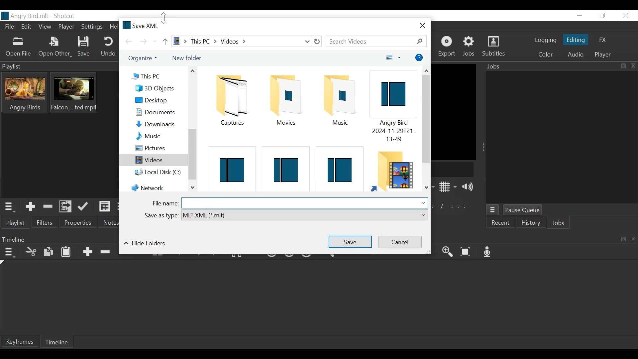  I want to click on Show volume control, so click(470, 187).